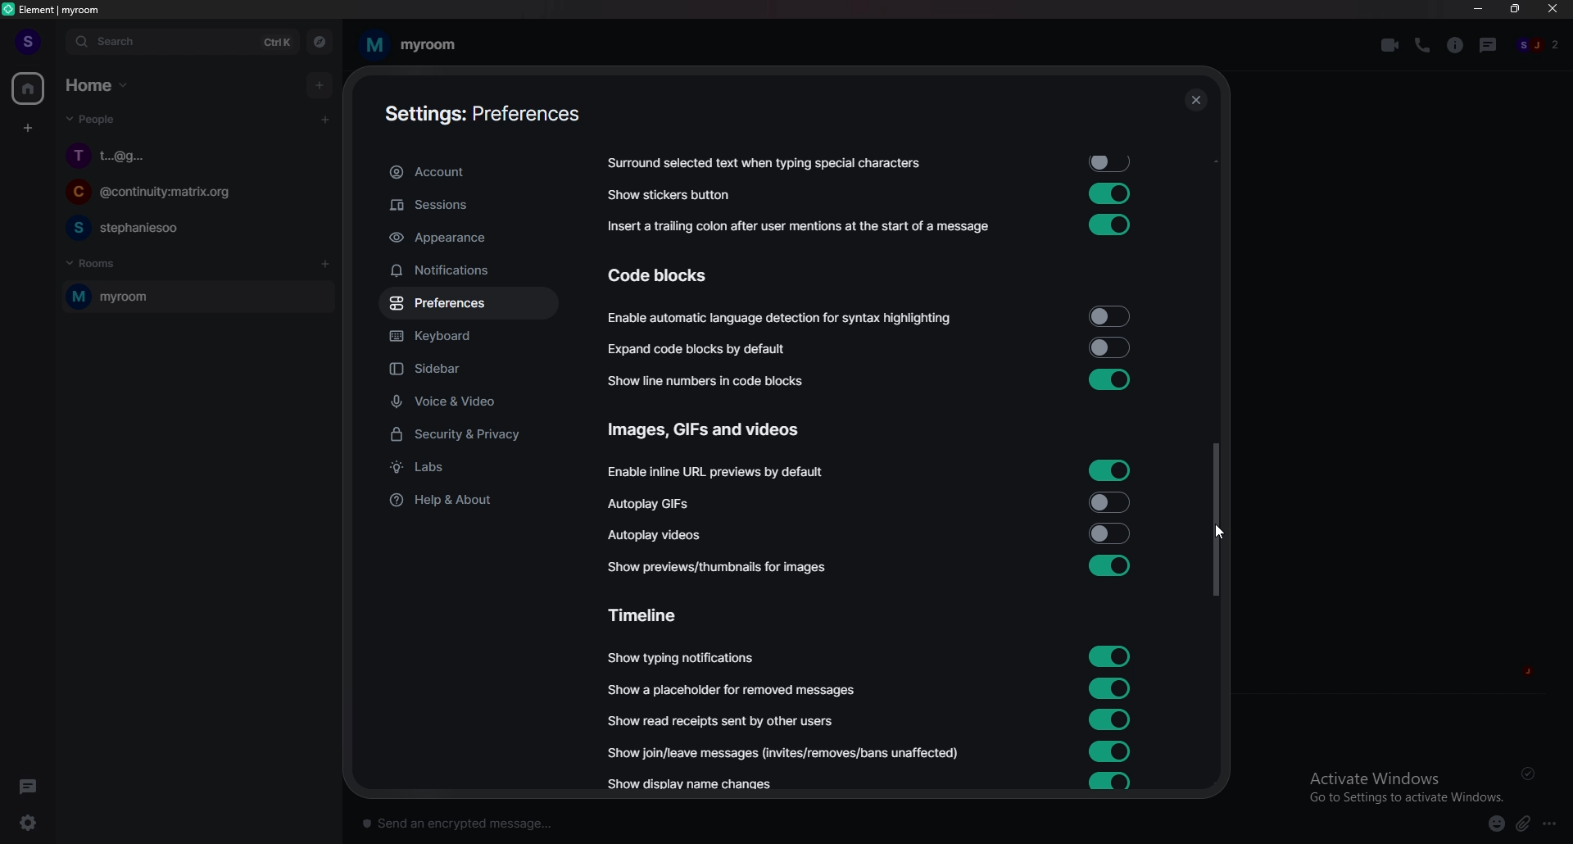  Describe the element at coordinates (468, 304) in the screenshot. I see `preference` at that location.